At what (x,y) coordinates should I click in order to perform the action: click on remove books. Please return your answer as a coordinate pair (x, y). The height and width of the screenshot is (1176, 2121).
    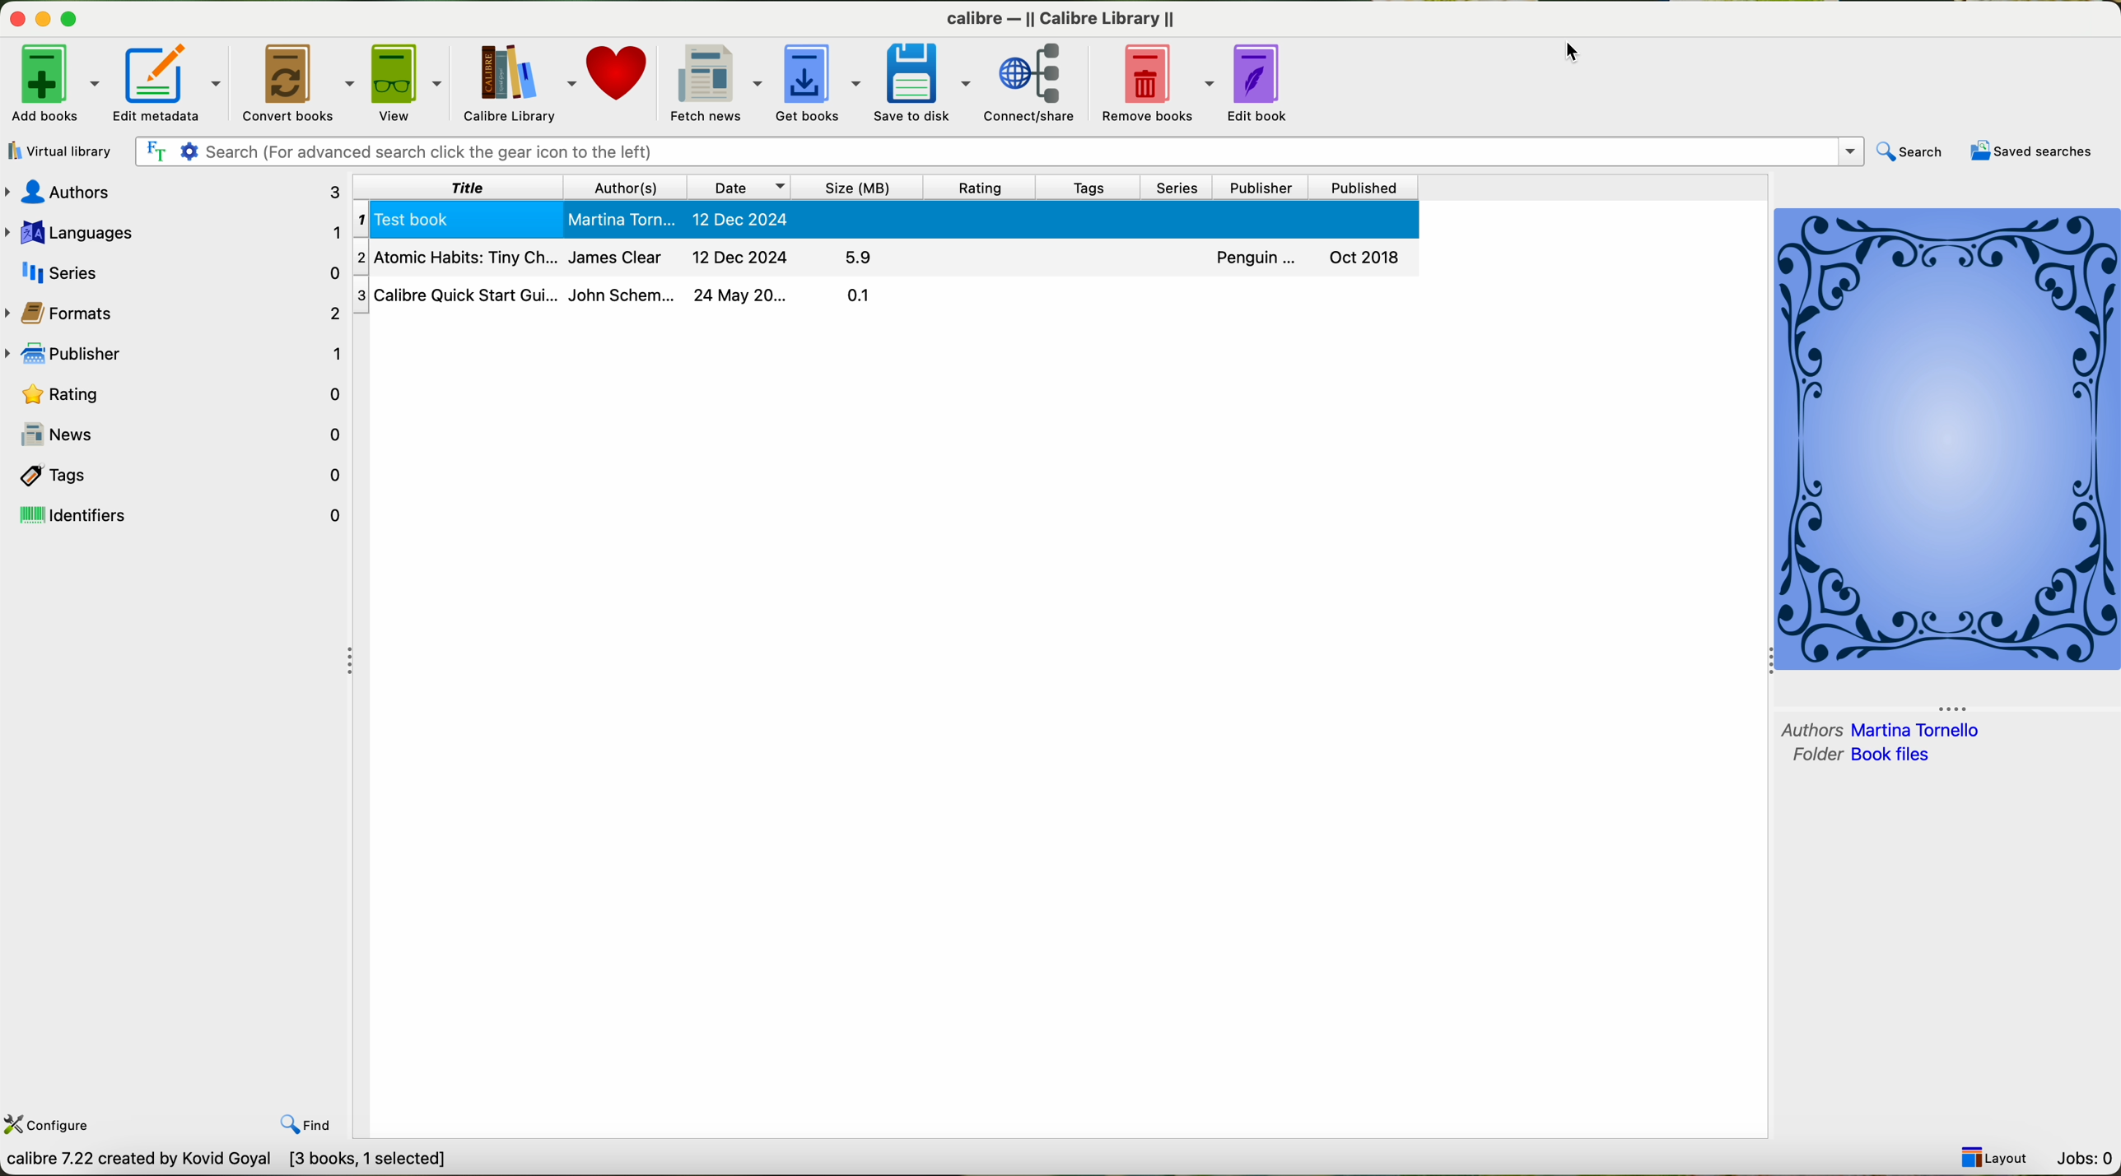
    Looking at the image, I should click on (1154, 84).